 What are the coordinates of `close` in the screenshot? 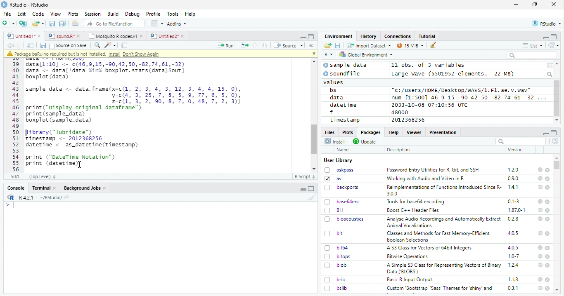 It's located at (548, 210).